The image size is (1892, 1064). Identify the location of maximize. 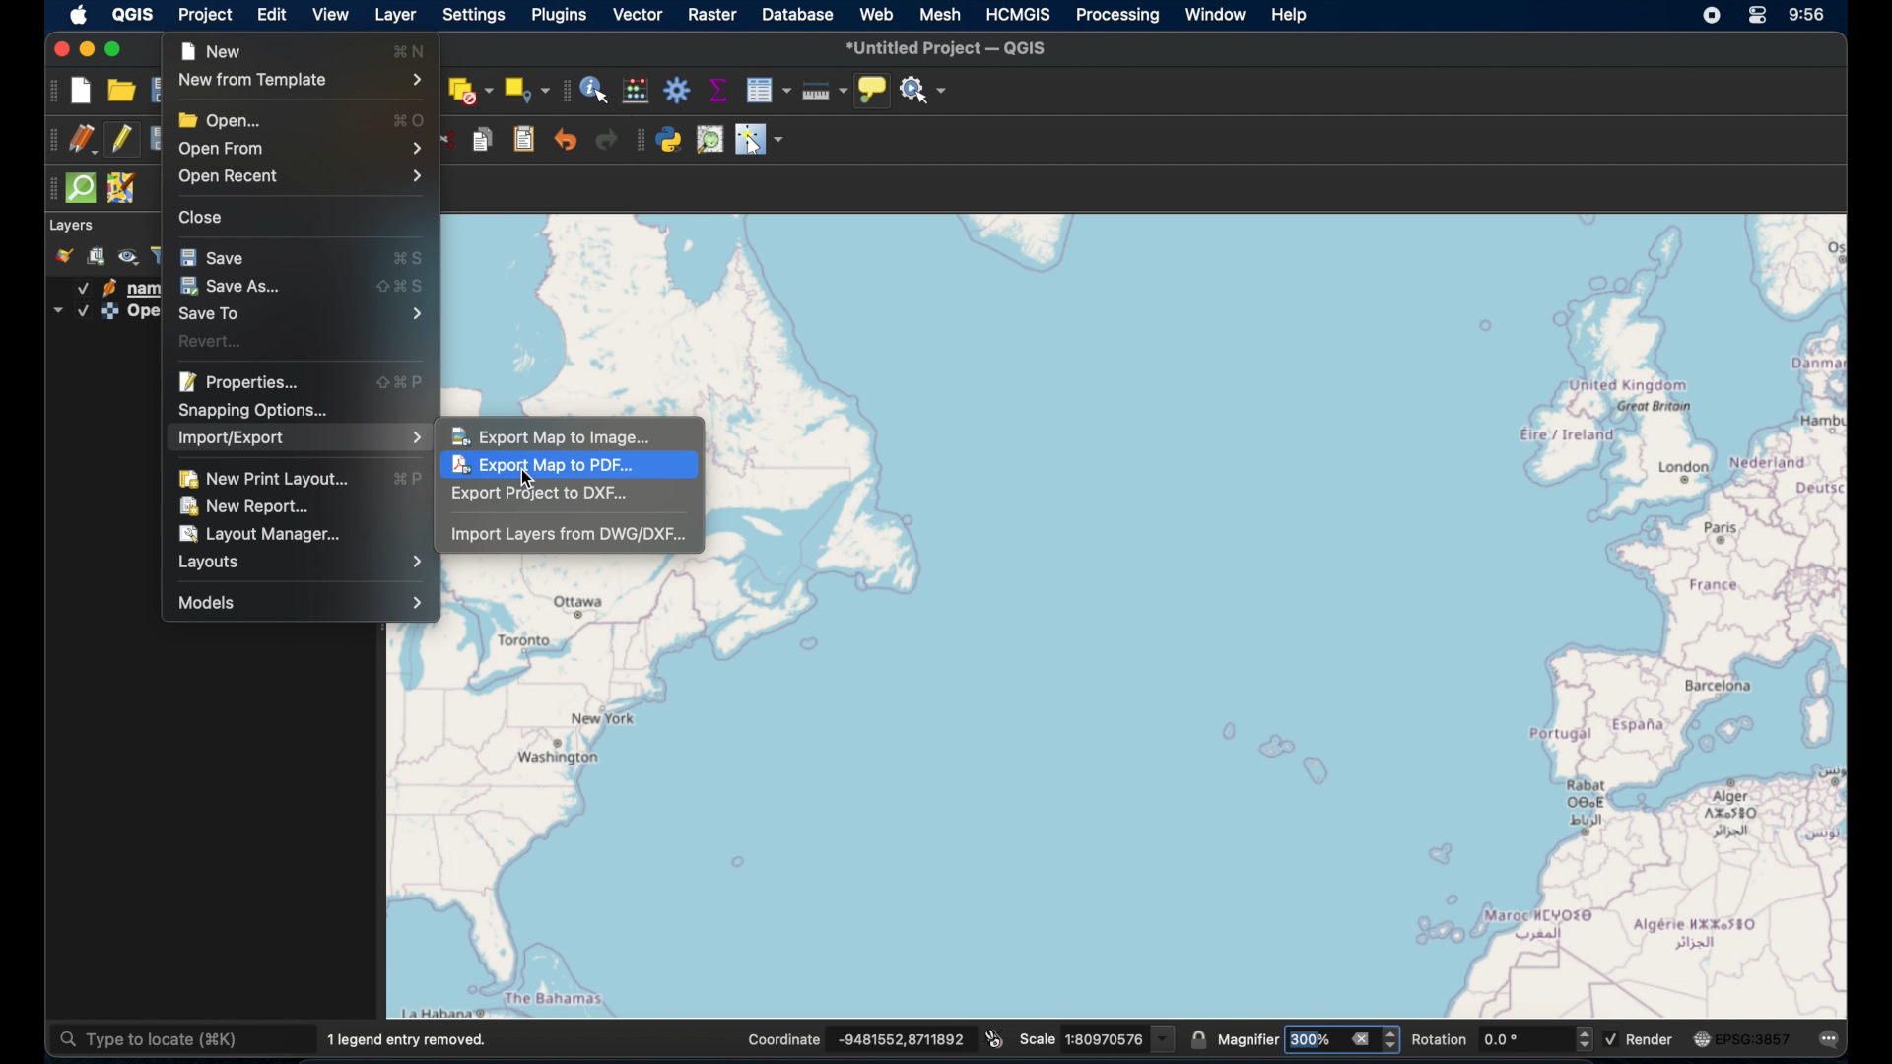
(117, 50).